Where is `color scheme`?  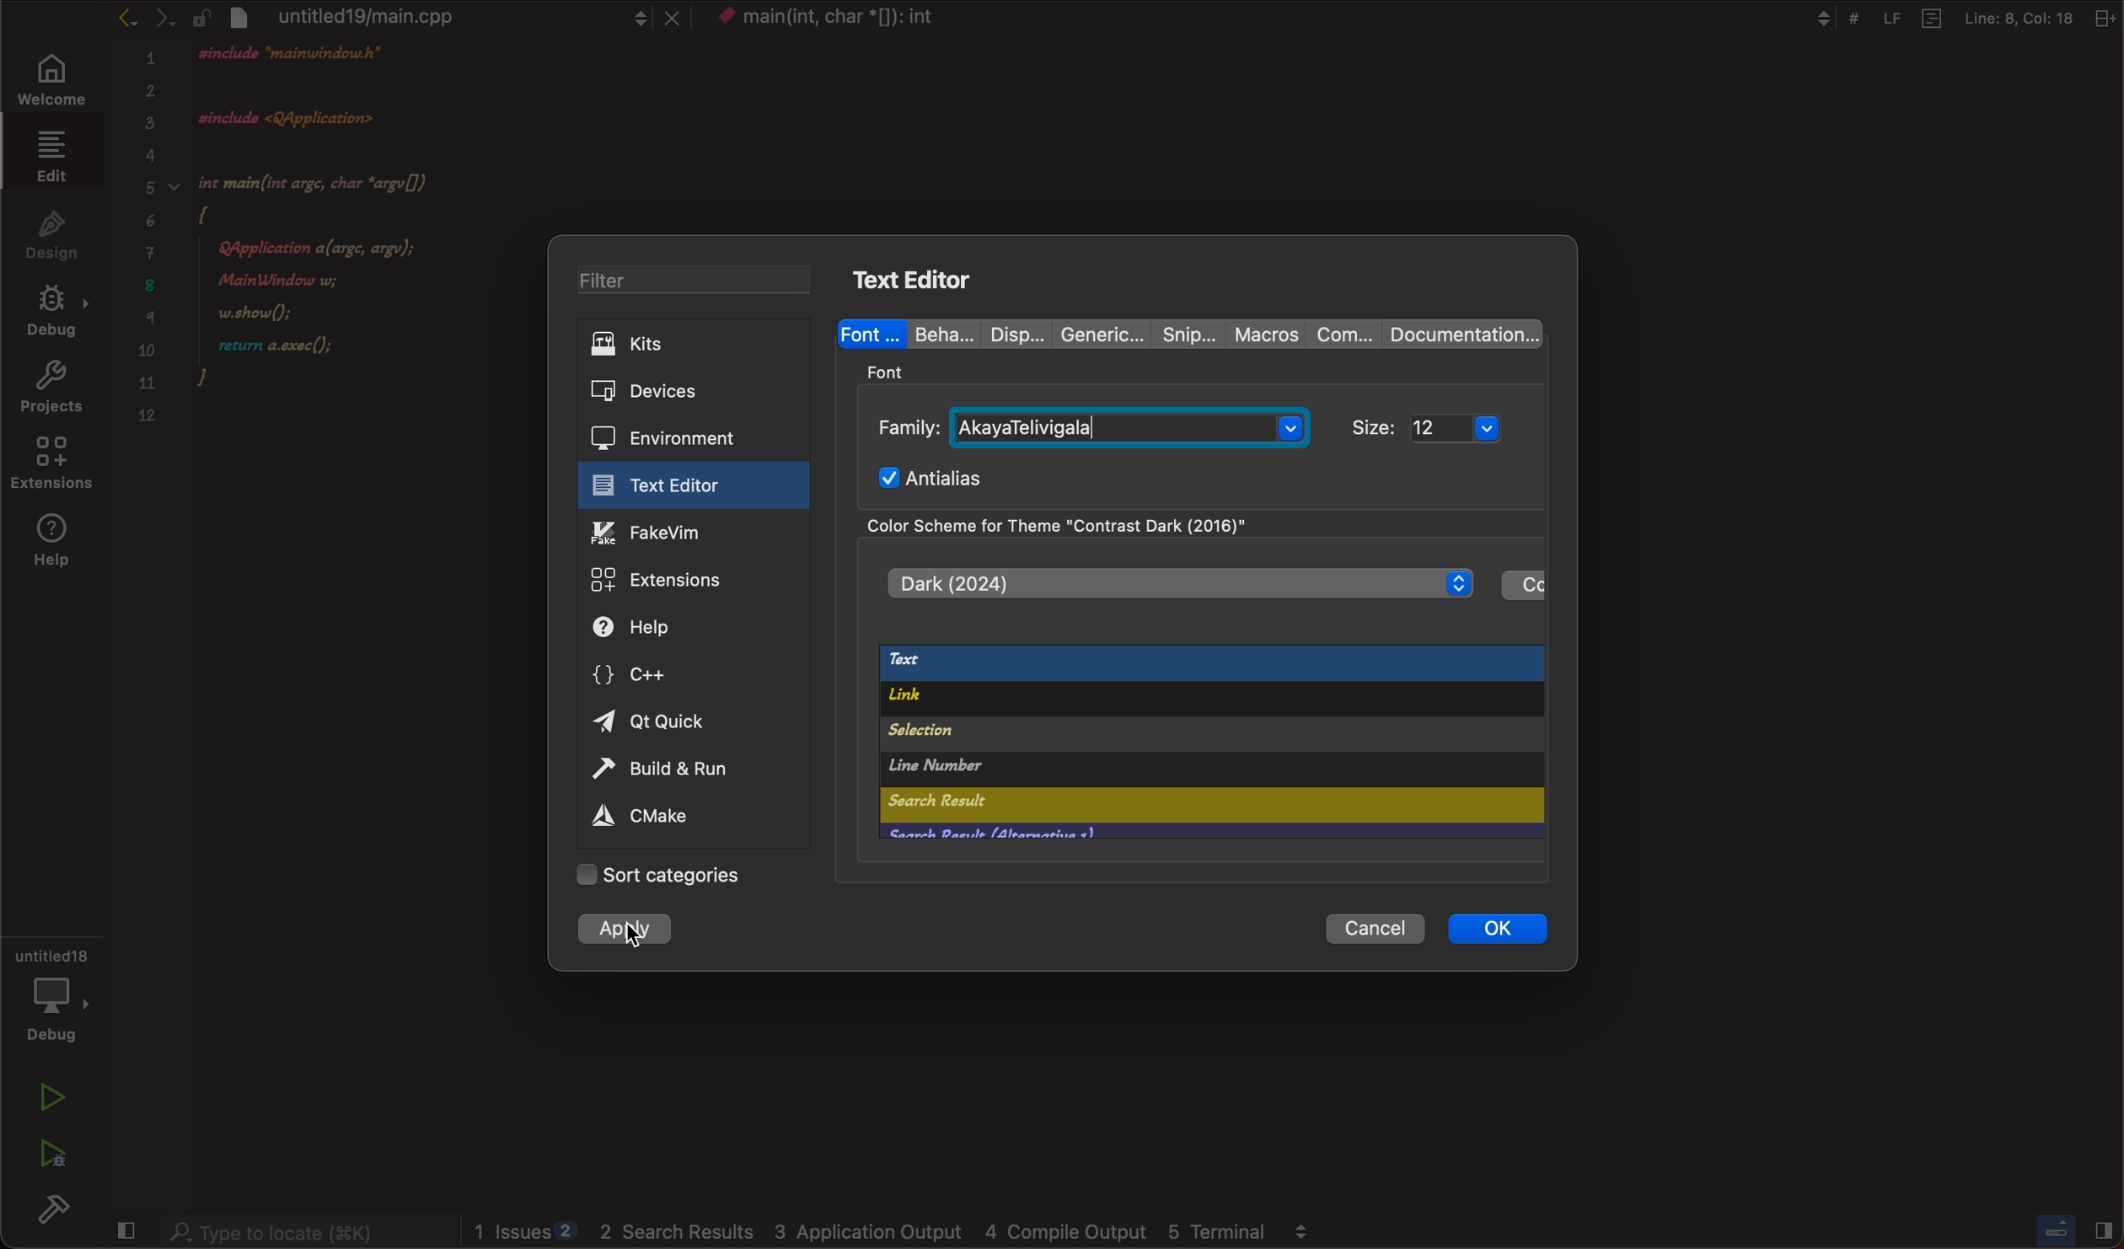 color scheme is located at coordinates (1110, 525).